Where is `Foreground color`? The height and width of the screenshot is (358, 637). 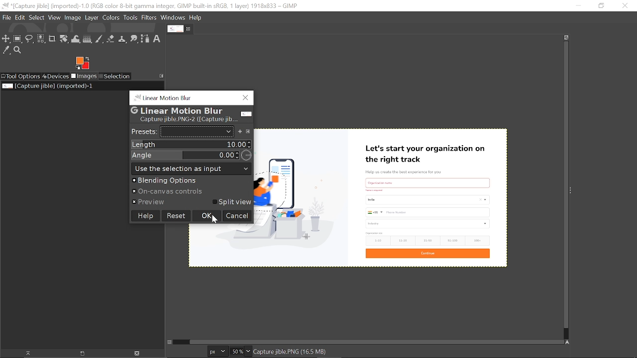 Foreground color is located at coordinates (83, 63).